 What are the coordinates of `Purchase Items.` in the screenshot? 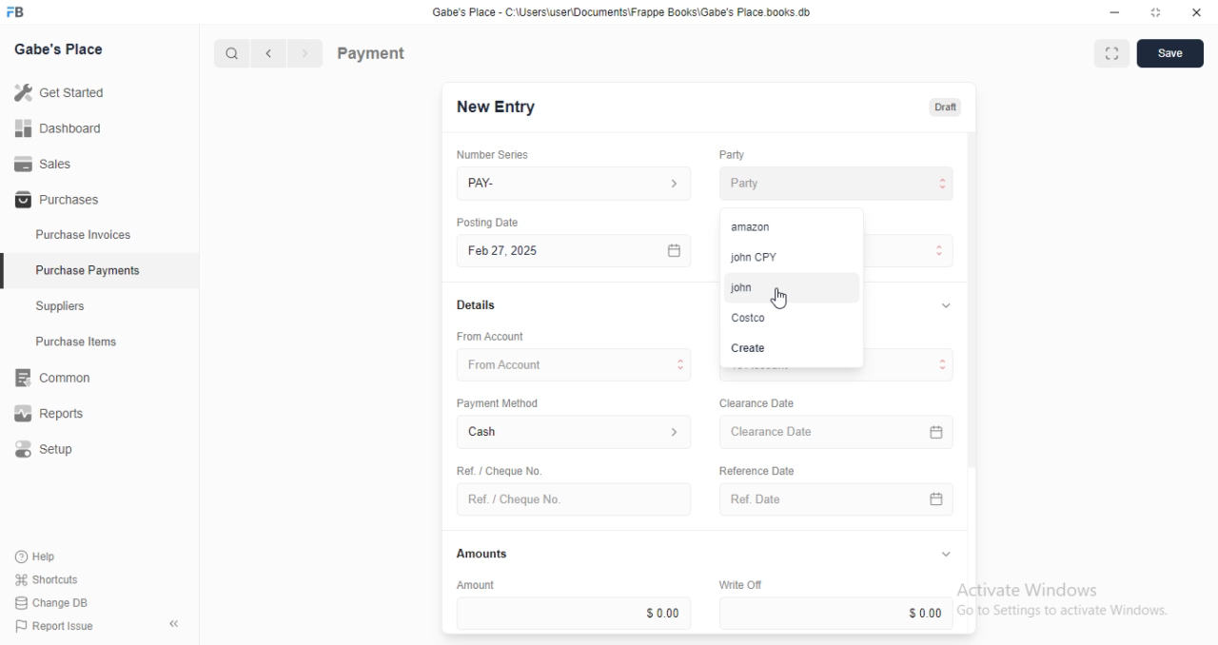 It's located at (83, 343).